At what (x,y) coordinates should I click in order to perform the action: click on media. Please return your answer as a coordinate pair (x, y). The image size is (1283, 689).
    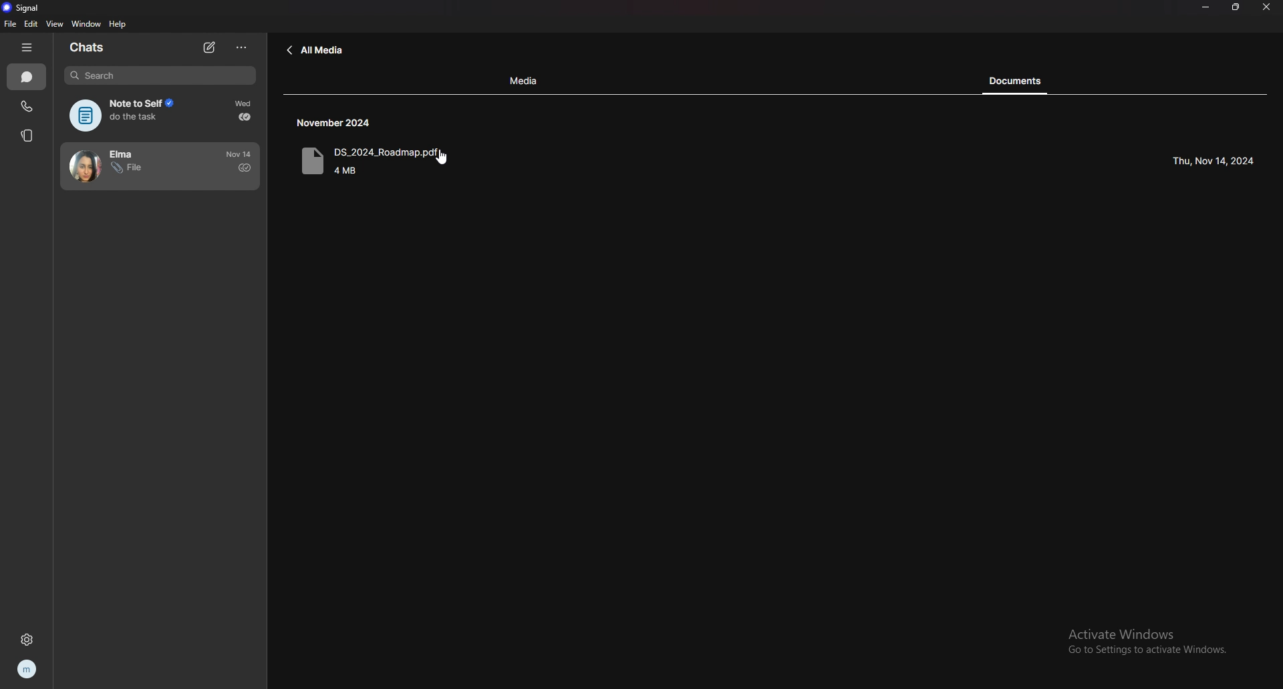
    Looking at the image, I should click on (525, 81).